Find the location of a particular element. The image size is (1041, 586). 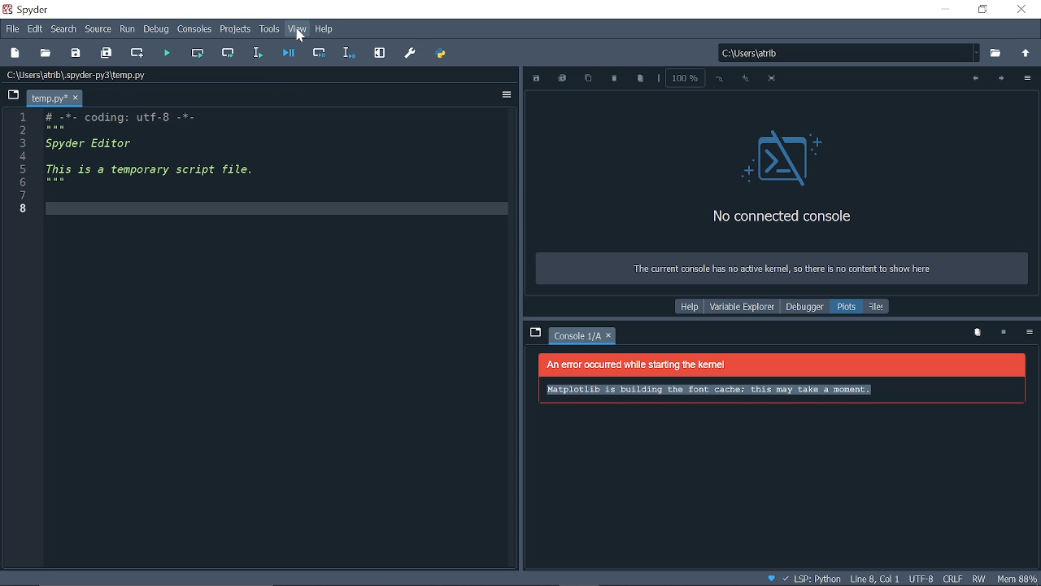

Save files is located at coordinates (76, 52).